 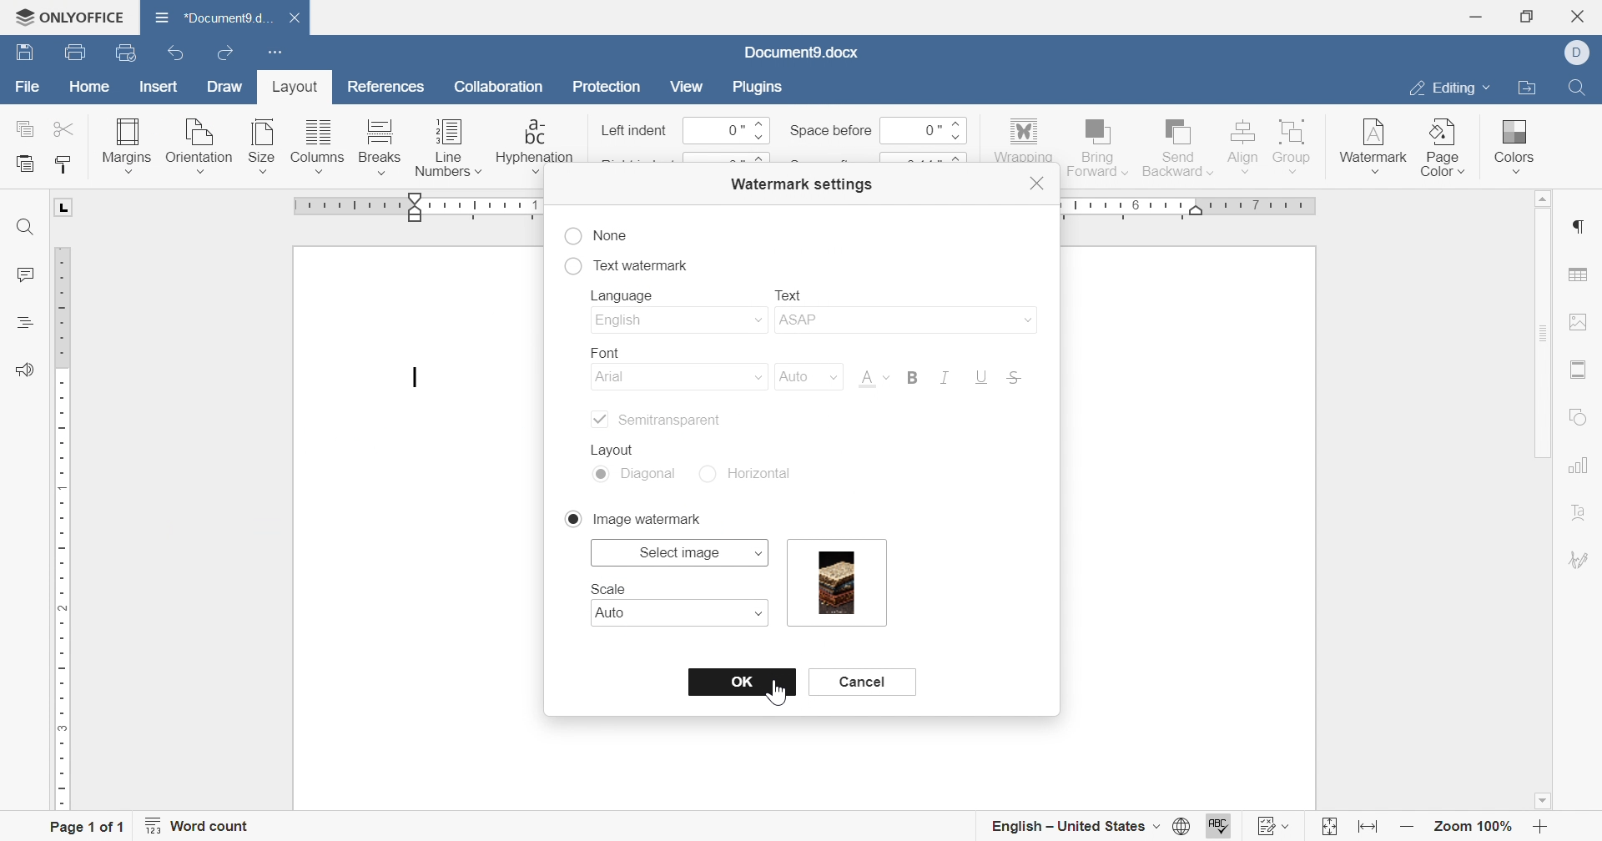 What do you see at coordinates (534, 146) in the screenshot?
I see `hyphenation` at bounding box center [534, 146].